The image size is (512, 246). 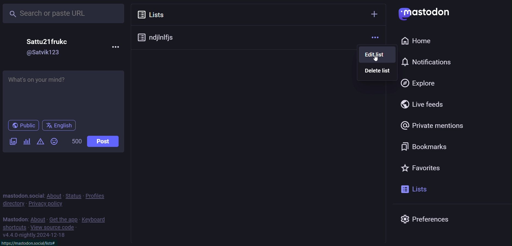 What do you see at coordinates (59, 126) in the screenshot?
I see `english` at bounding box center [59, 126].